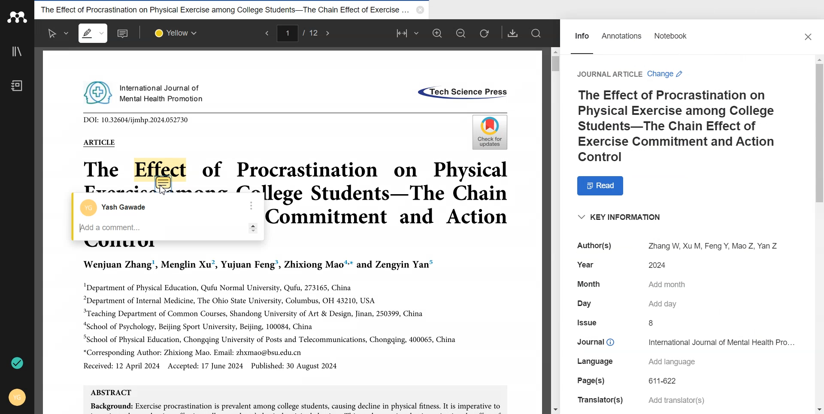 Image resolution: width=824 pixels, height=414 pixels. I want to click on Month Add month, so click(633, 285).